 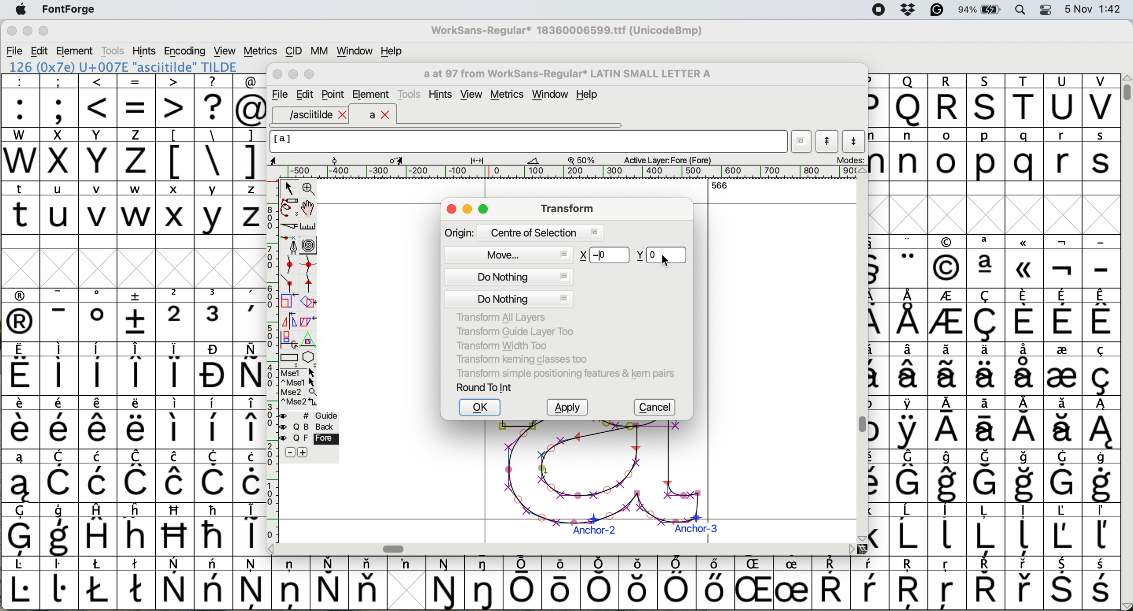 I want to click on , so click(x=910, y=584).